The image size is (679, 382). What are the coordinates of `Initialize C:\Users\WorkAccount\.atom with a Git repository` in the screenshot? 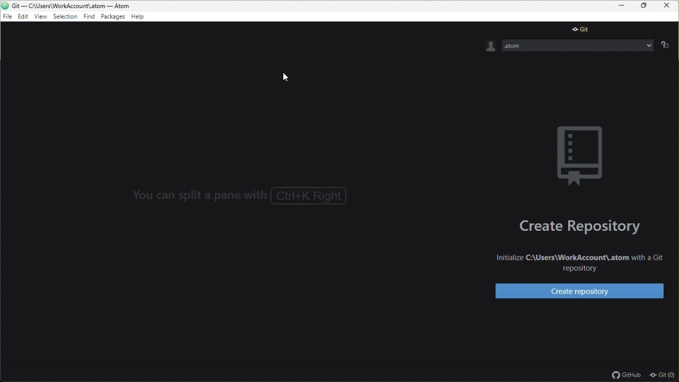 It's located at (577, 260).